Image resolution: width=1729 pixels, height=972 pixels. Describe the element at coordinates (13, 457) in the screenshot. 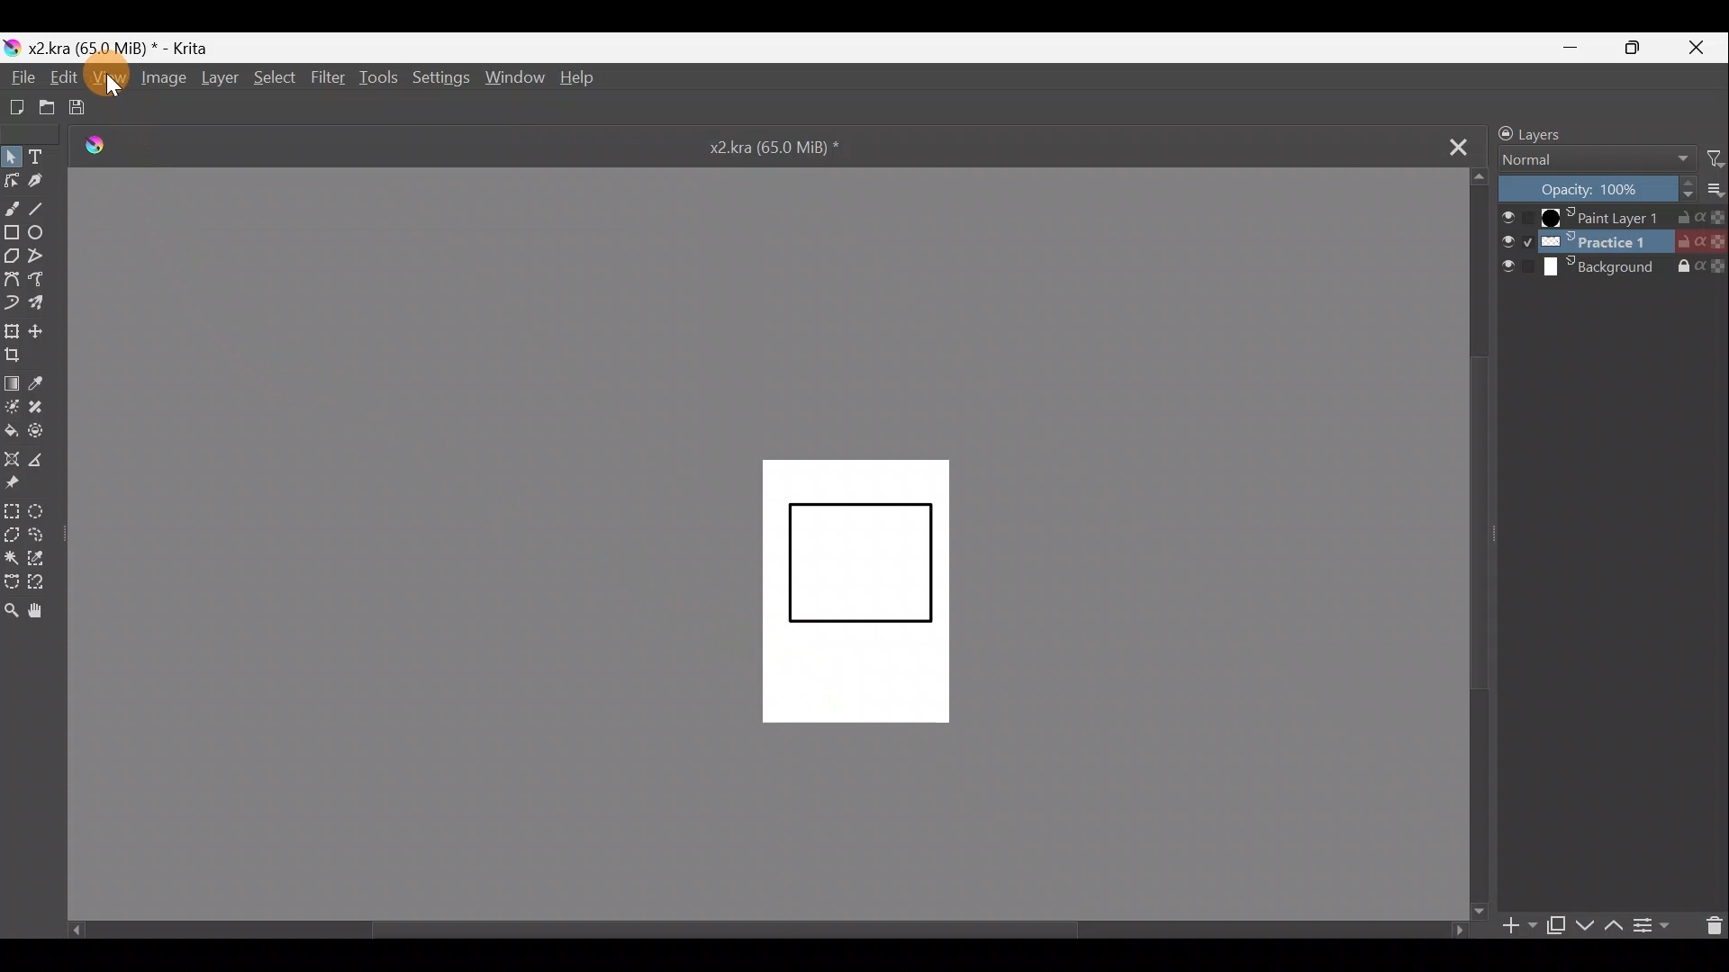

I see `Assistant tool` at that location.